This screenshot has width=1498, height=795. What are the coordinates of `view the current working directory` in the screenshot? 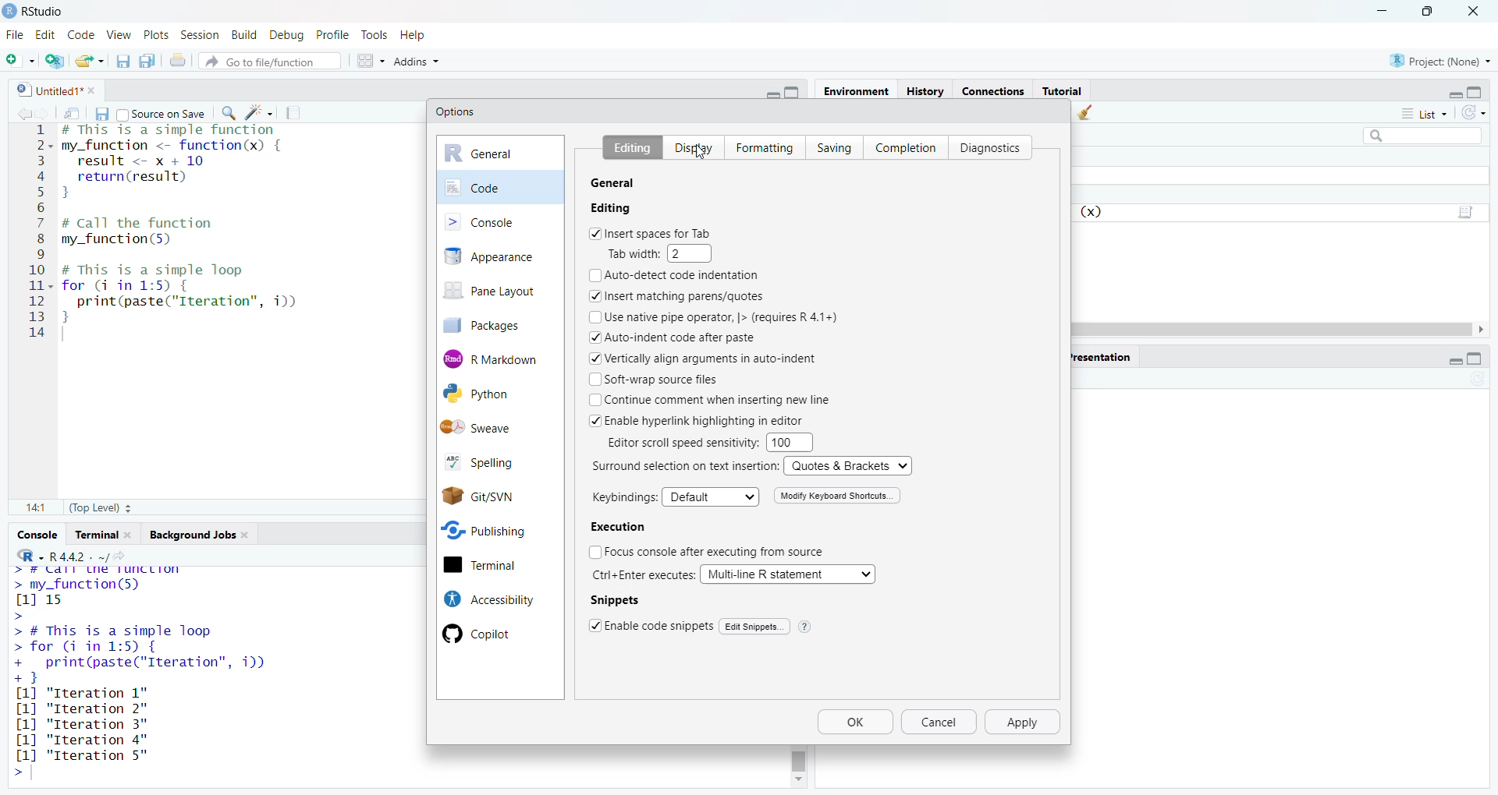 It's located at (126, 556).